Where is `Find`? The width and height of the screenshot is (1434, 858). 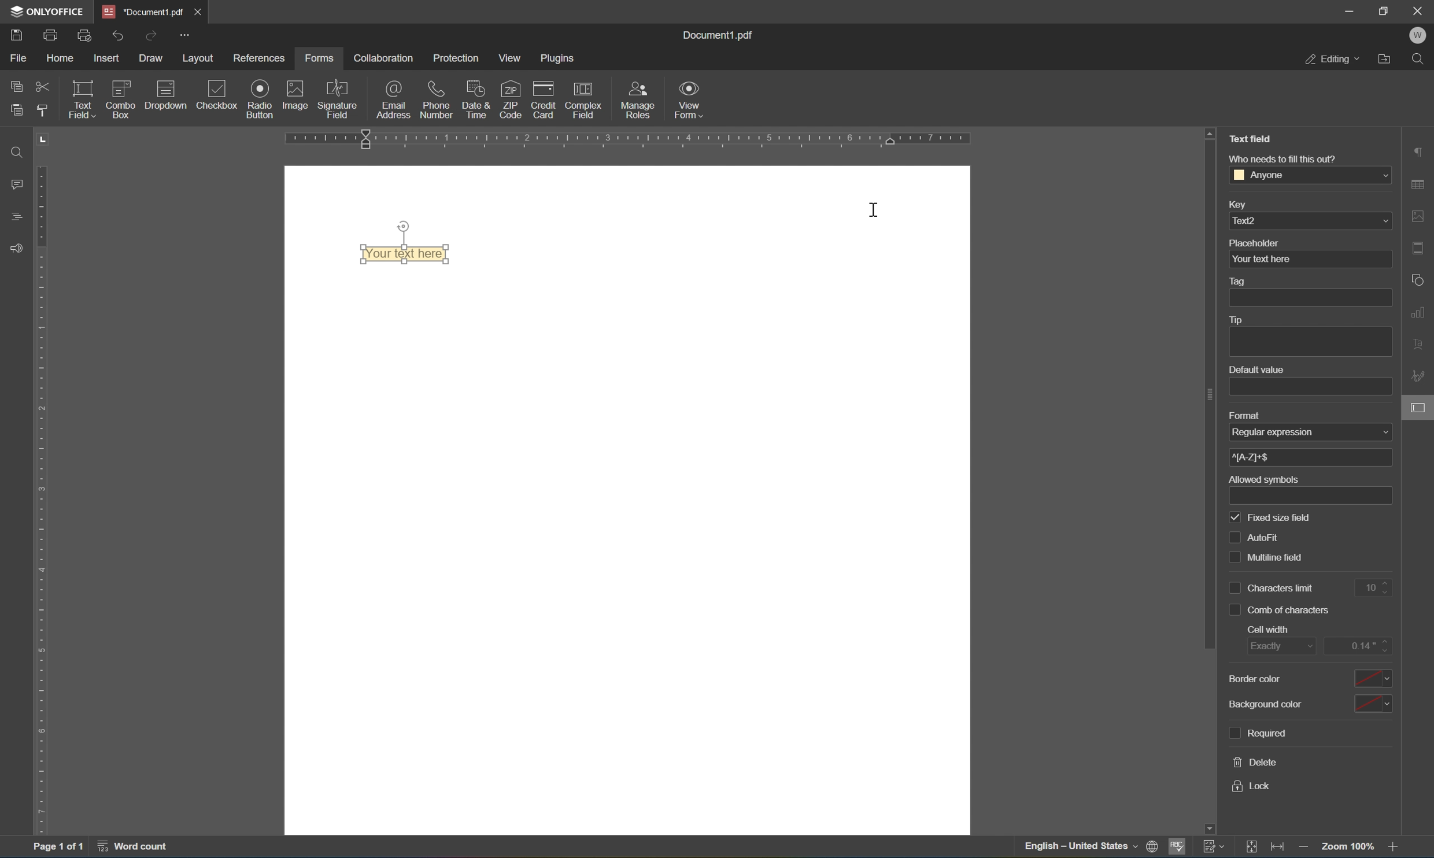 Find is located at coordinates (18, 153).